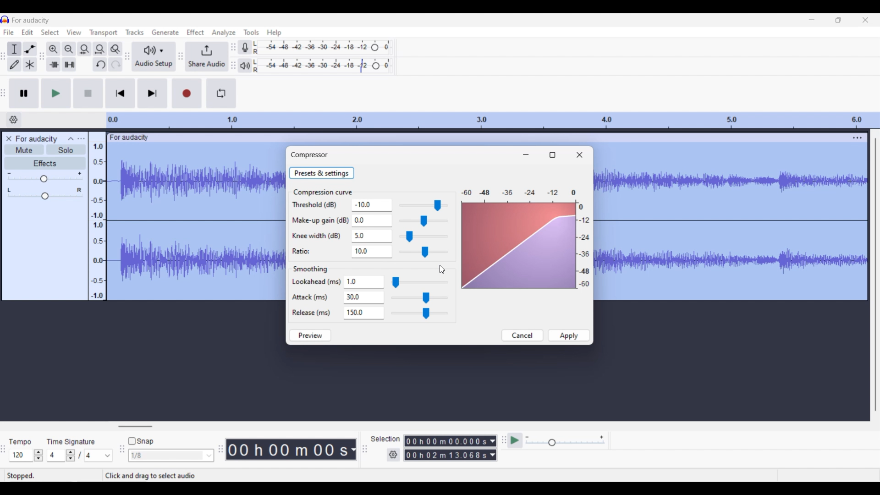 This screenshot has height=495, width=880. What do you see at coordinates (446, 448) in the screenshot?
I see `Selection duration` at bounding box center [446, 448].